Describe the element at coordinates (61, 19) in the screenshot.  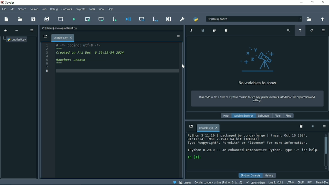
I see `Create new cell at the current line` at that location.